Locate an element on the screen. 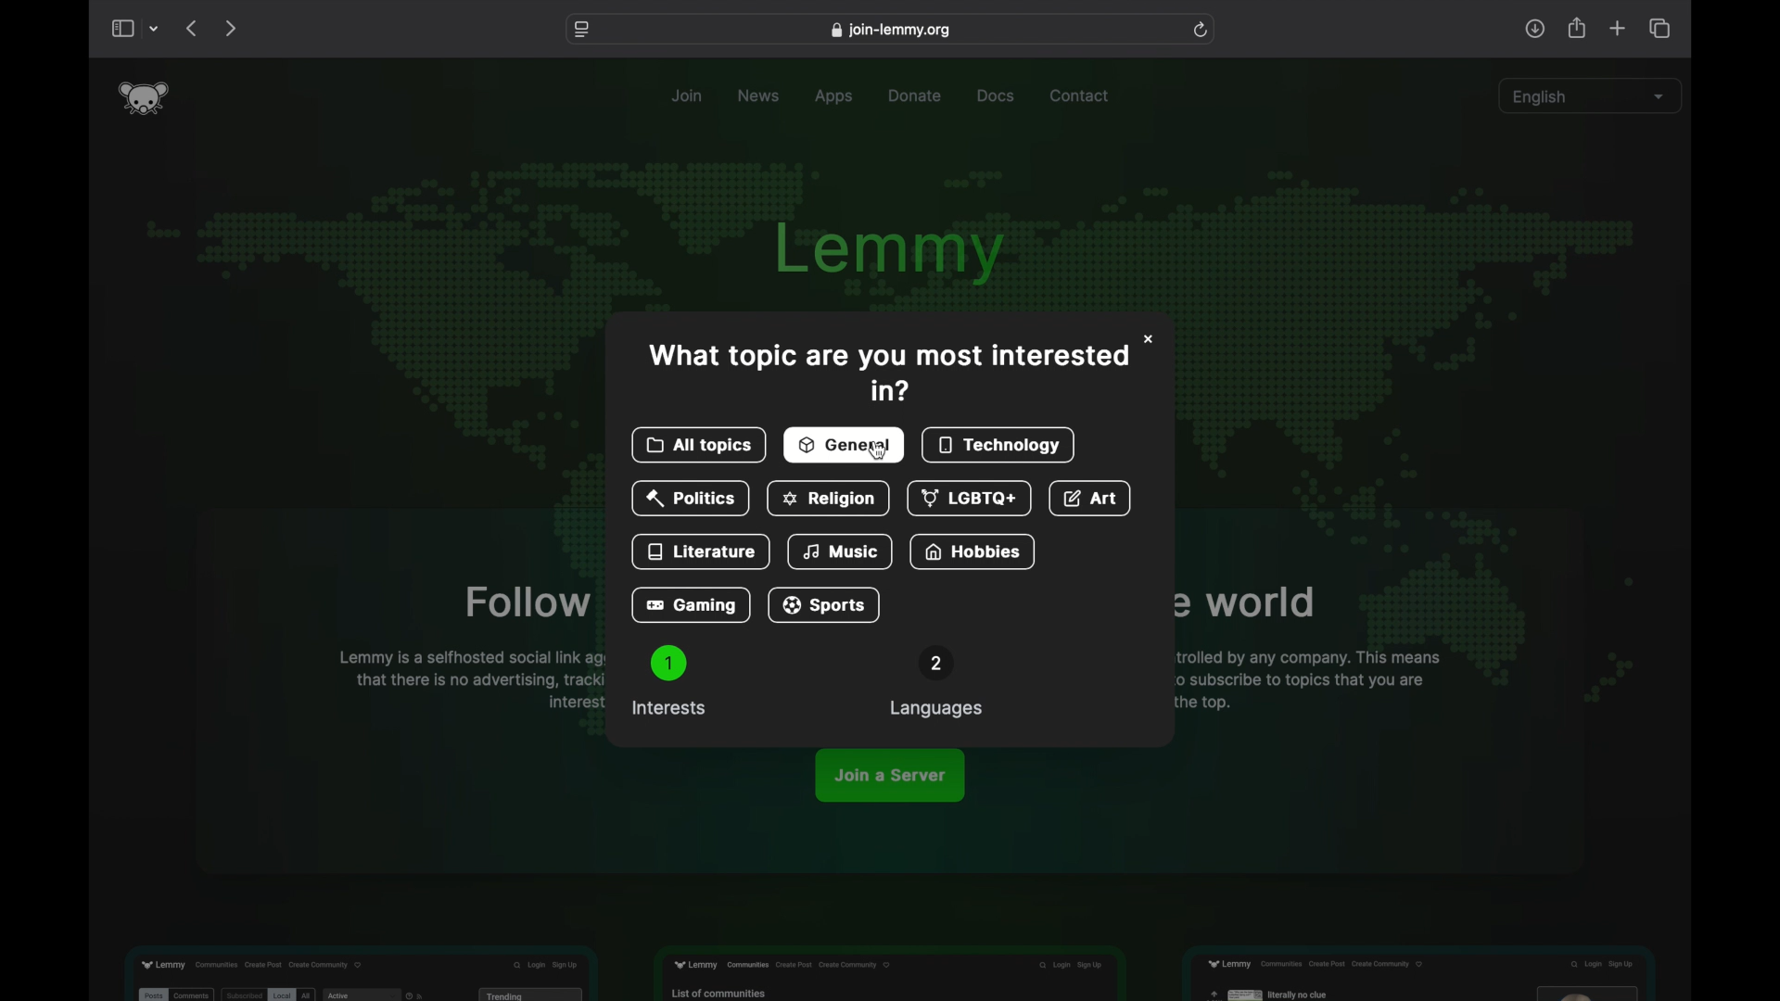  new tab is located at coordinates (1619, 28).